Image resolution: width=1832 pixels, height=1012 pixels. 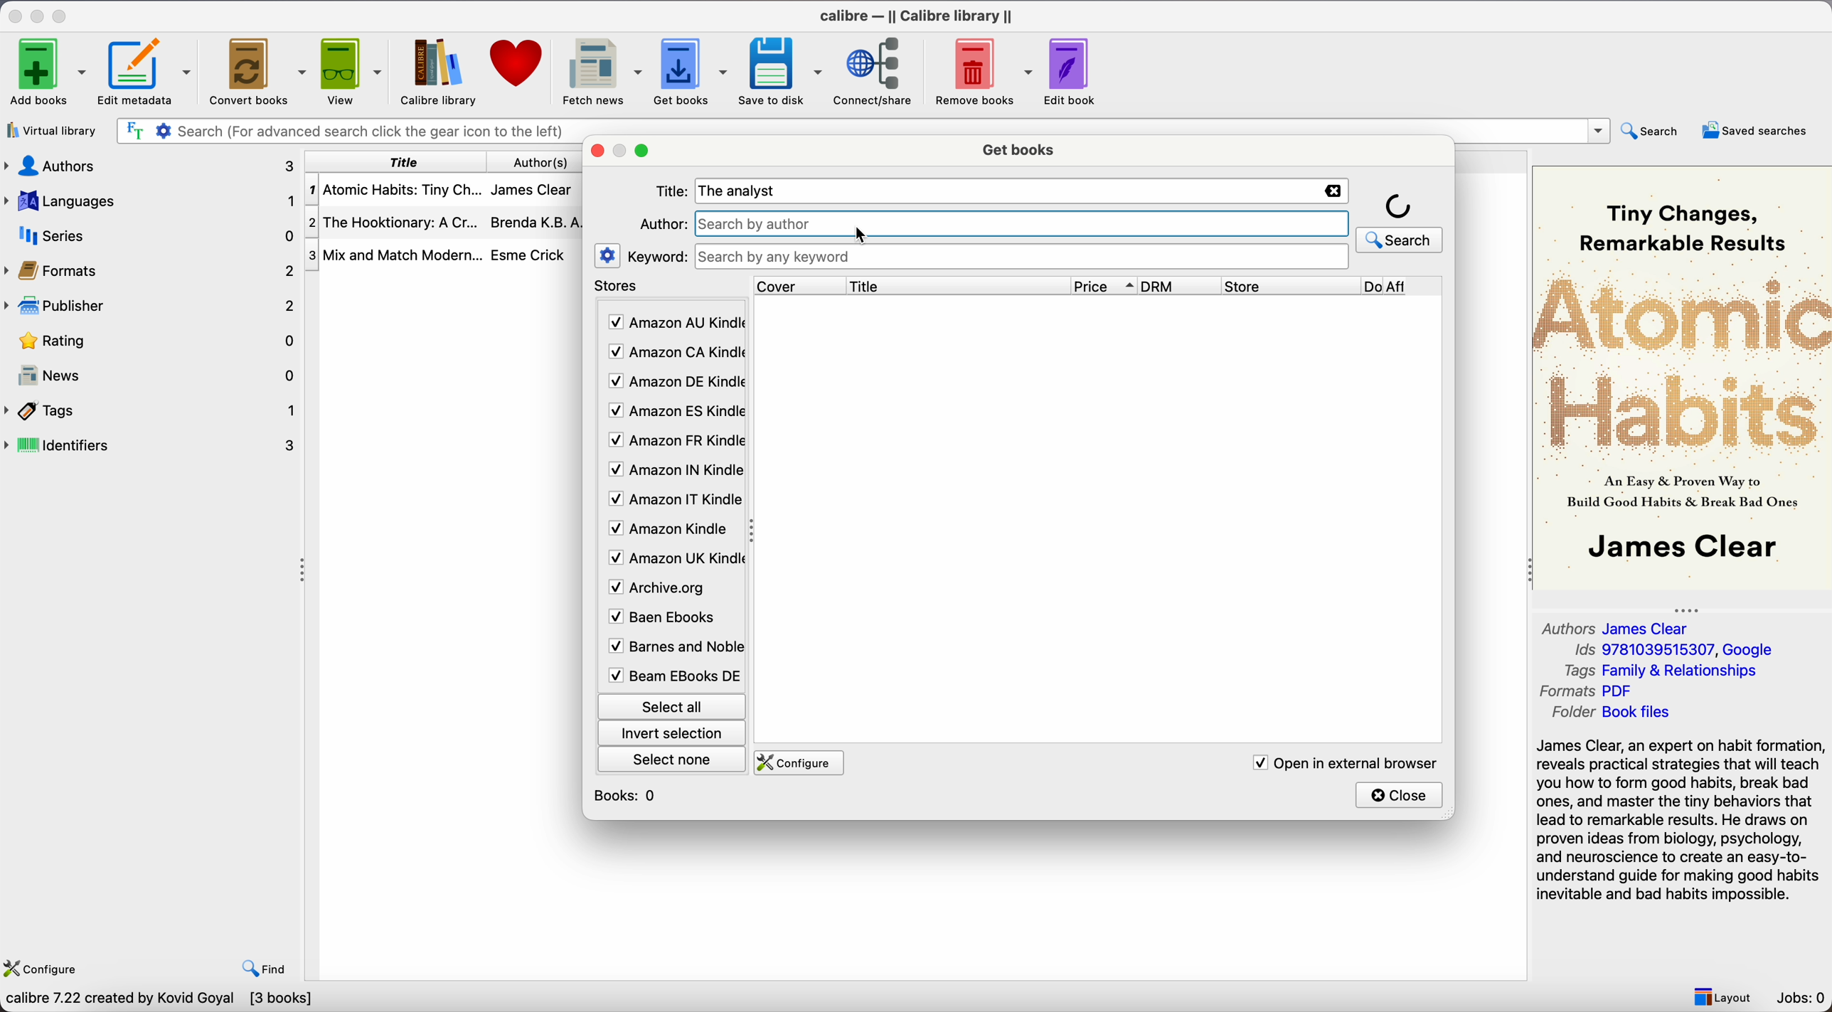 What do you see at coordinates (671, 531) in the screenshot?
I see `Amazon Kindle` at bounding box center [671, 531].